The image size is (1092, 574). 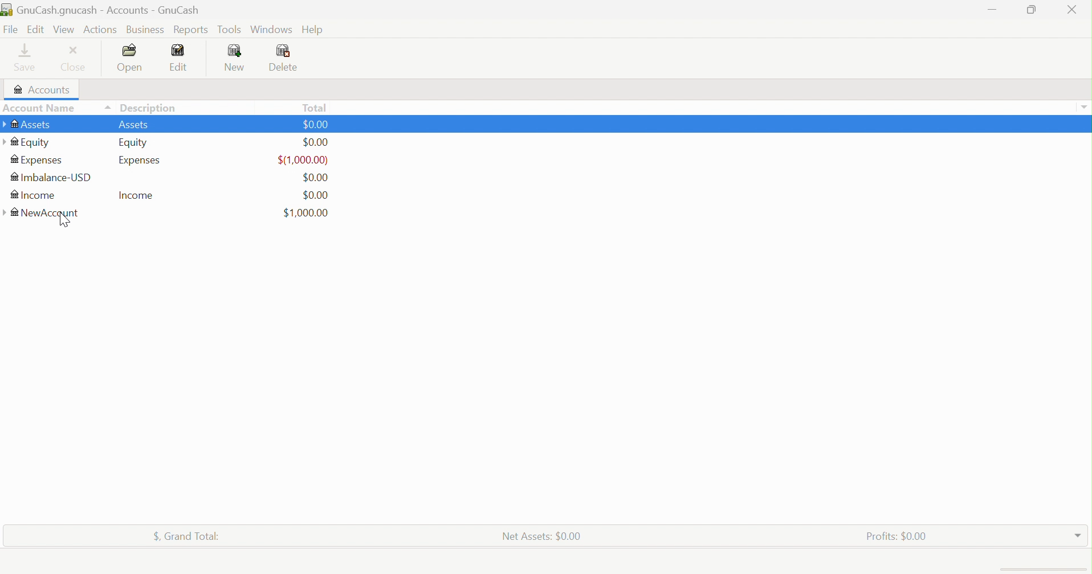 What do you see at coordinates (307, 212) in the screenshot?
I see `$1,000 dollar` at bounding box center [307, 212].